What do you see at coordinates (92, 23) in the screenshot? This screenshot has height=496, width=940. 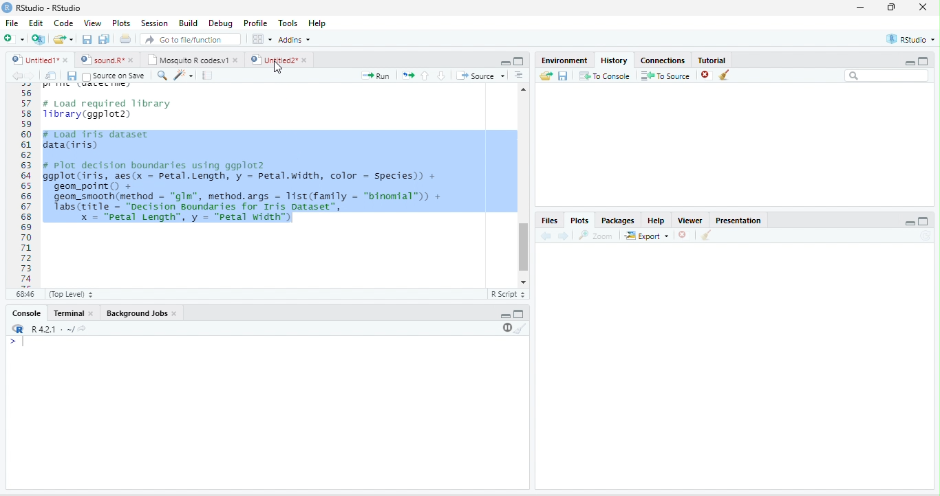 I see `View` at bounding box center [92, 23].